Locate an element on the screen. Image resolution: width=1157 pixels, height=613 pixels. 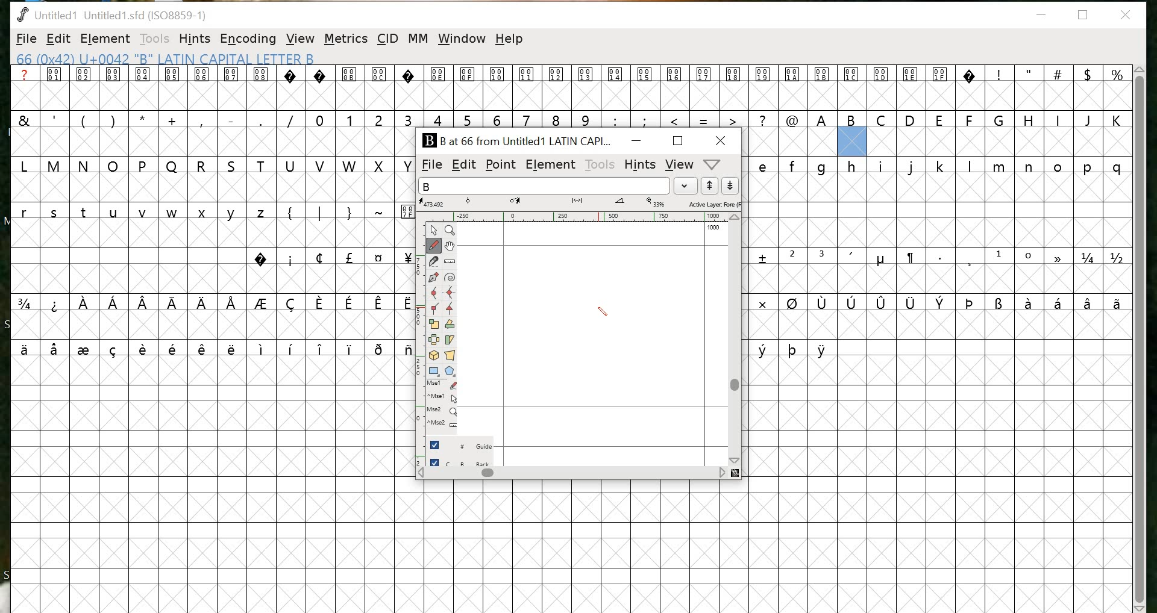
TOOLS is located at coordinates (599, 166).